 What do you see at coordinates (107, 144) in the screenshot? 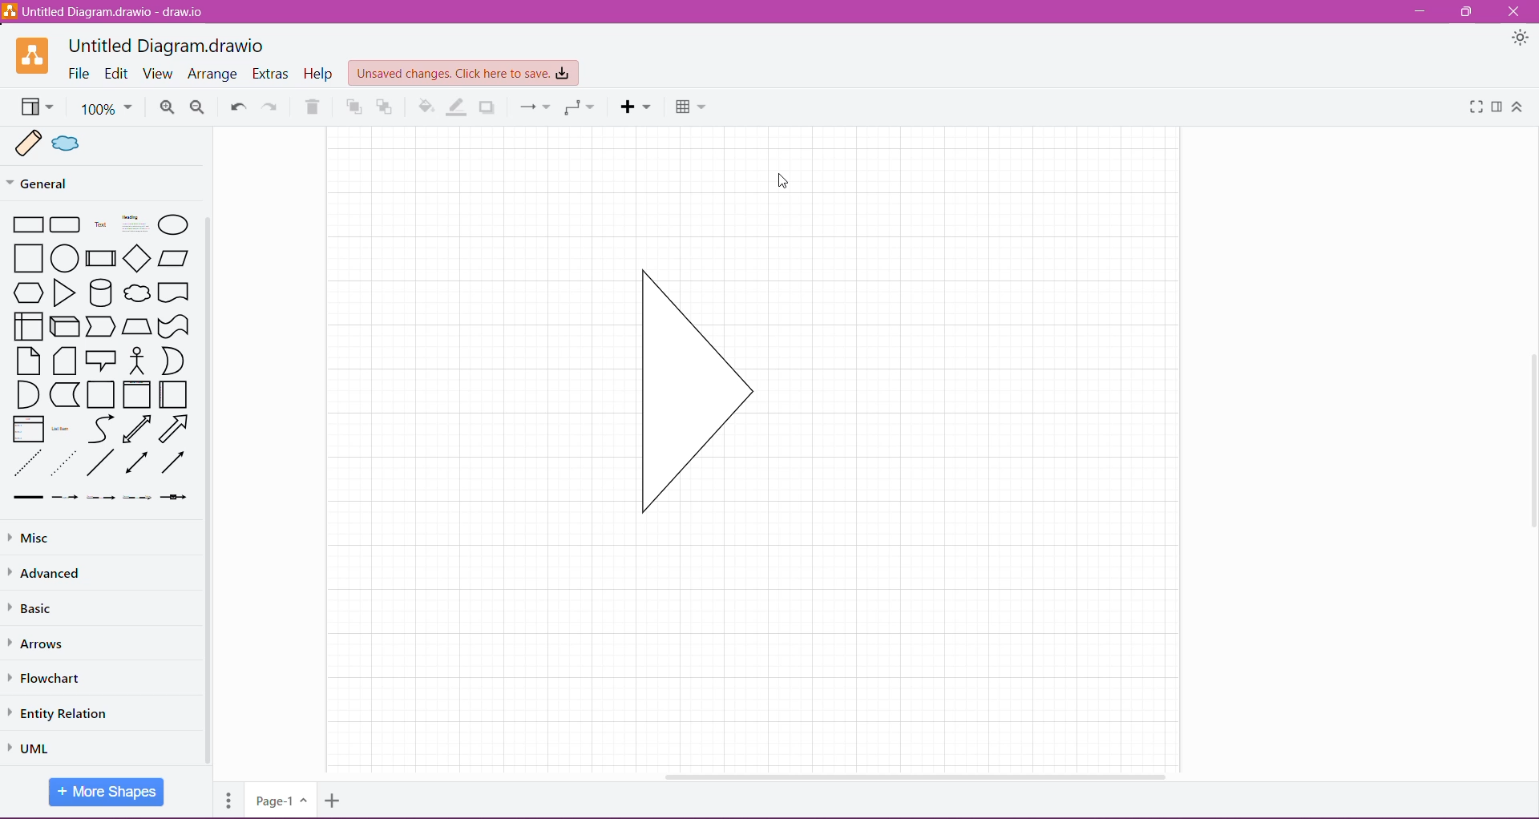
I see `Sample shapes in Scratchpad` at bounding box center [107, 144].